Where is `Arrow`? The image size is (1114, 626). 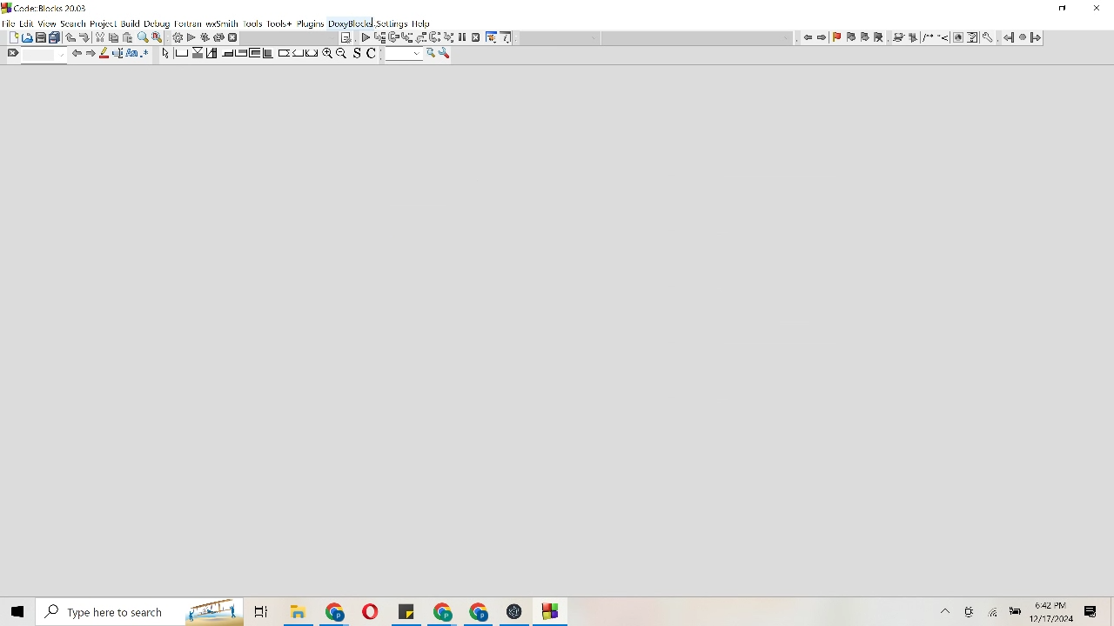 Arrow is located at coordinates (164, 55).